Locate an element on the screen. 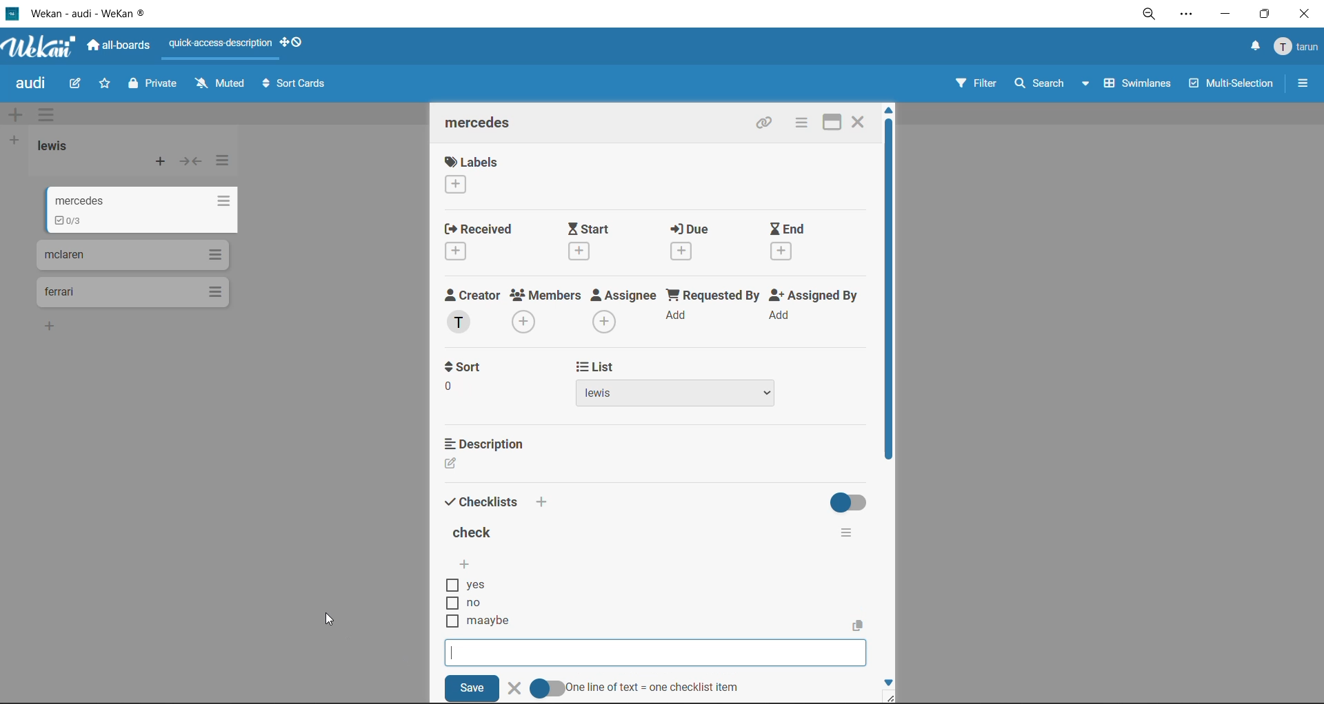 This screenshot has height=704, width=1324. add checklist  is located at coordinates (468, 566).